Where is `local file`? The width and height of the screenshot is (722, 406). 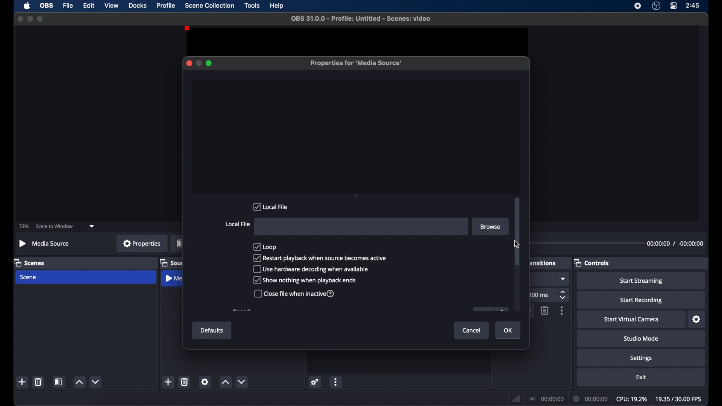
local file is located at coordinates (271, 207).